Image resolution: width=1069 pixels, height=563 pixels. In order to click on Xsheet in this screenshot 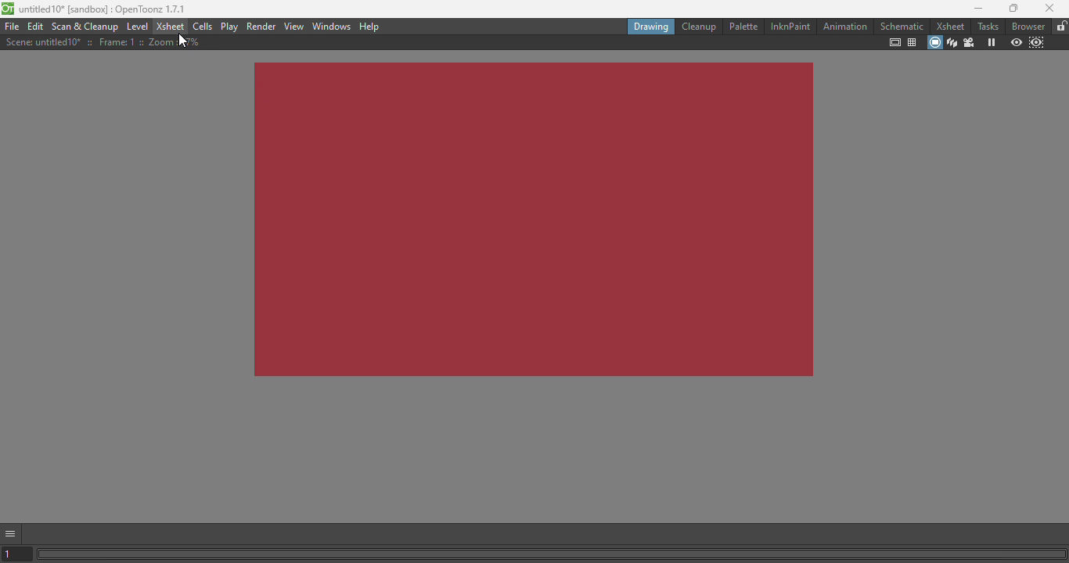, I will do `click(948, 26)`.